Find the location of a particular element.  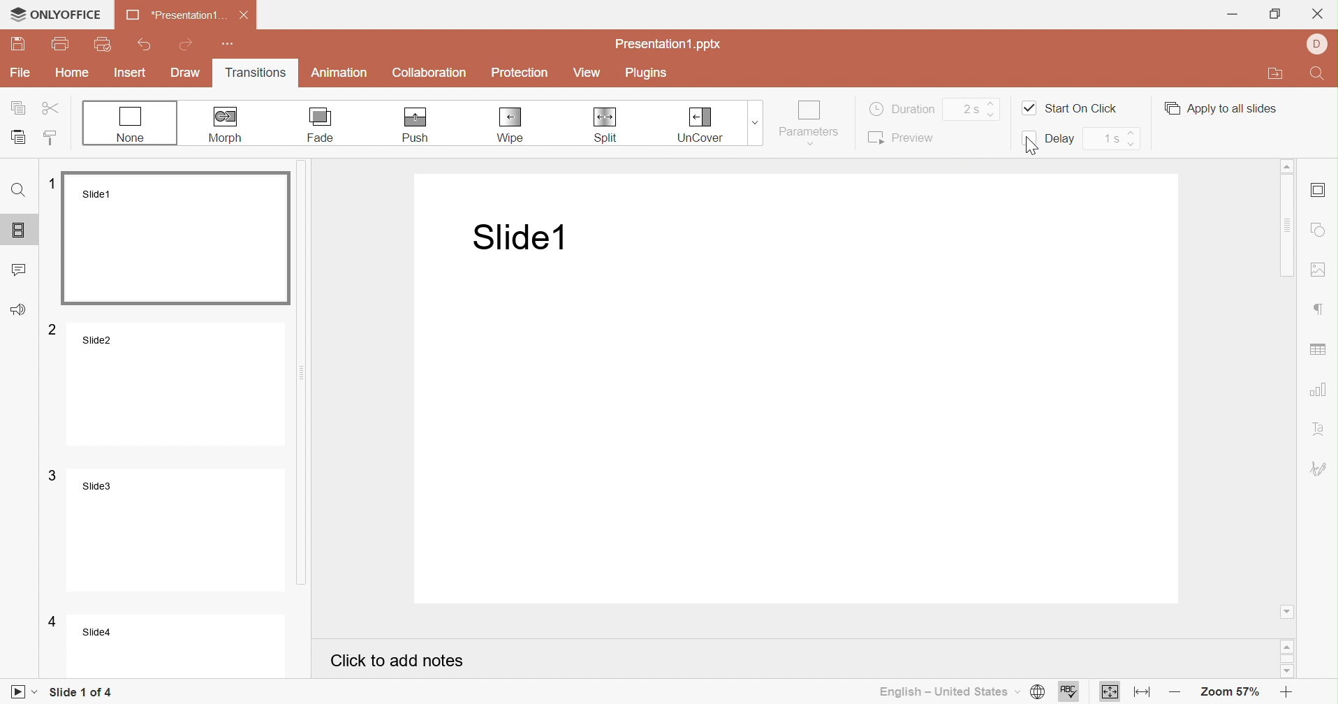

Preview is located at coordinates (900, 138).